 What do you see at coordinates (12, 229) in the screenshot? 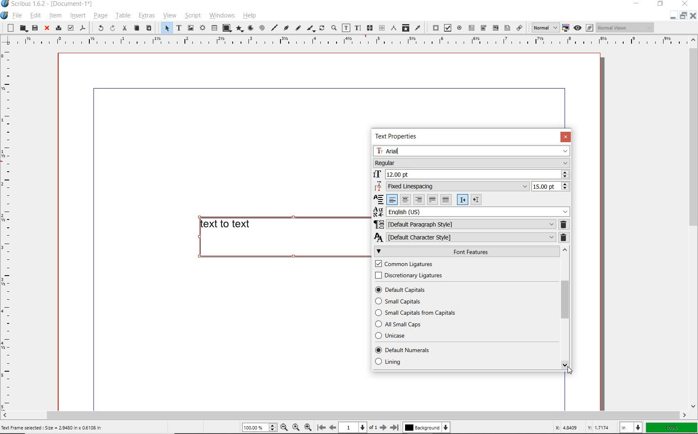
I see `Horizontal page margin` at bounding box center [12, 229].